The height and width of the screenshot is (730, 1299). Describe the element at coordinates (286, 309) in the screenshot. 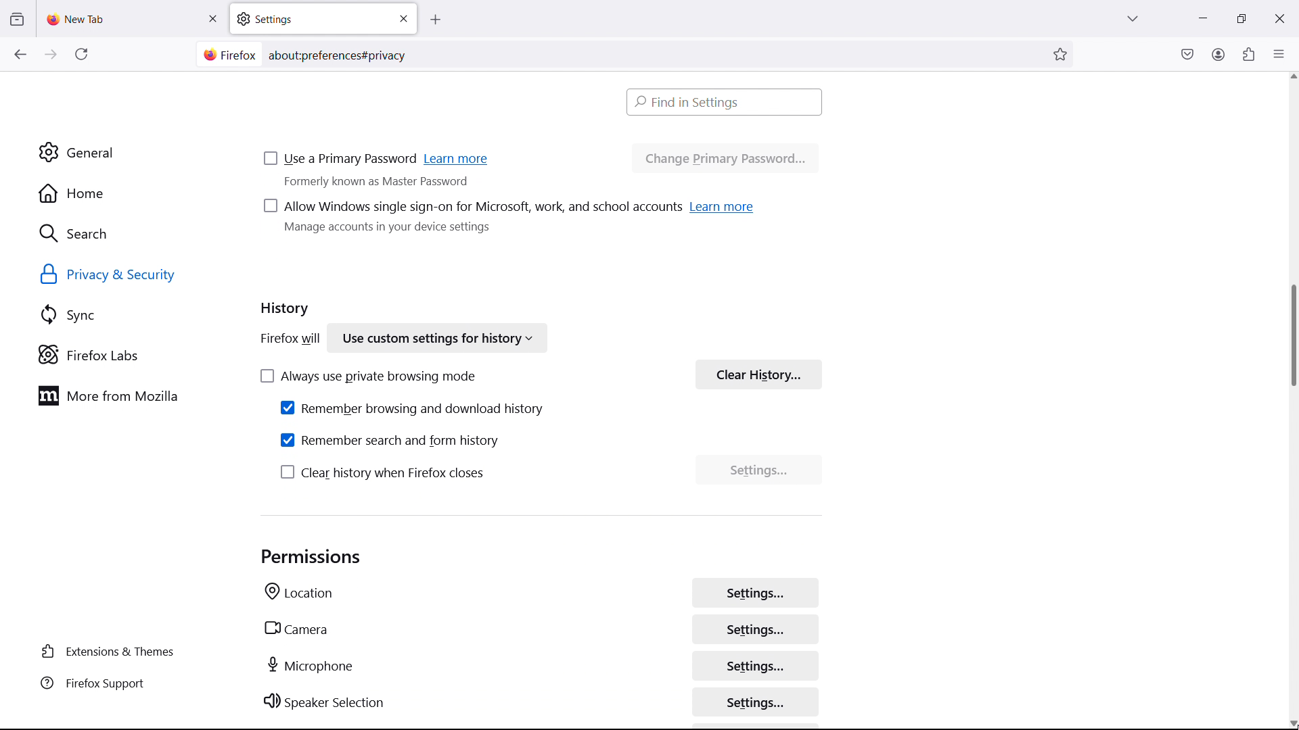

I see `history` at that location.